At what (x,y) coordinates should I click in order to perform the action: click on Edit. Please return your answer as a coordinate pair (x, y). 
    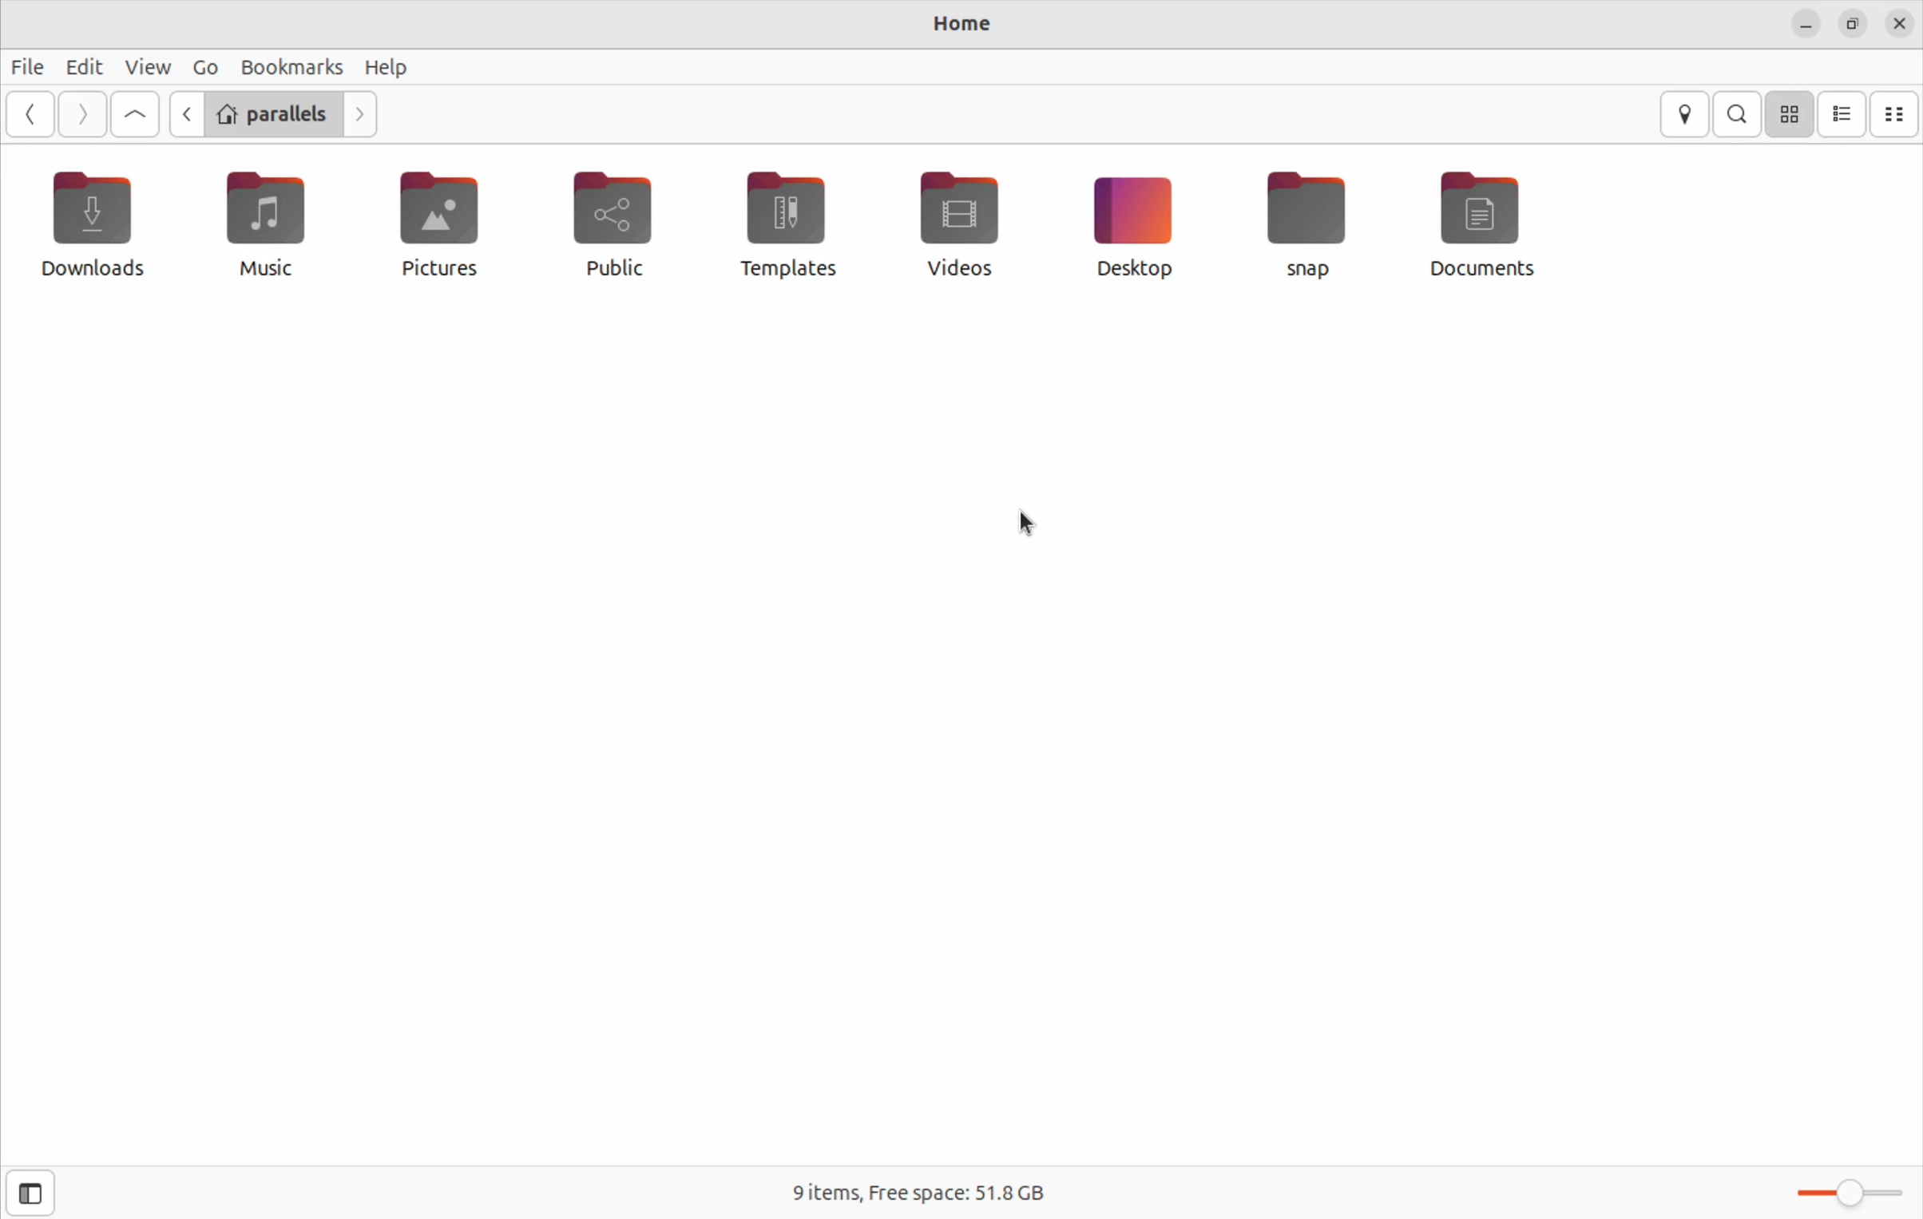
    Looking at the image, I should click on (82, 66).